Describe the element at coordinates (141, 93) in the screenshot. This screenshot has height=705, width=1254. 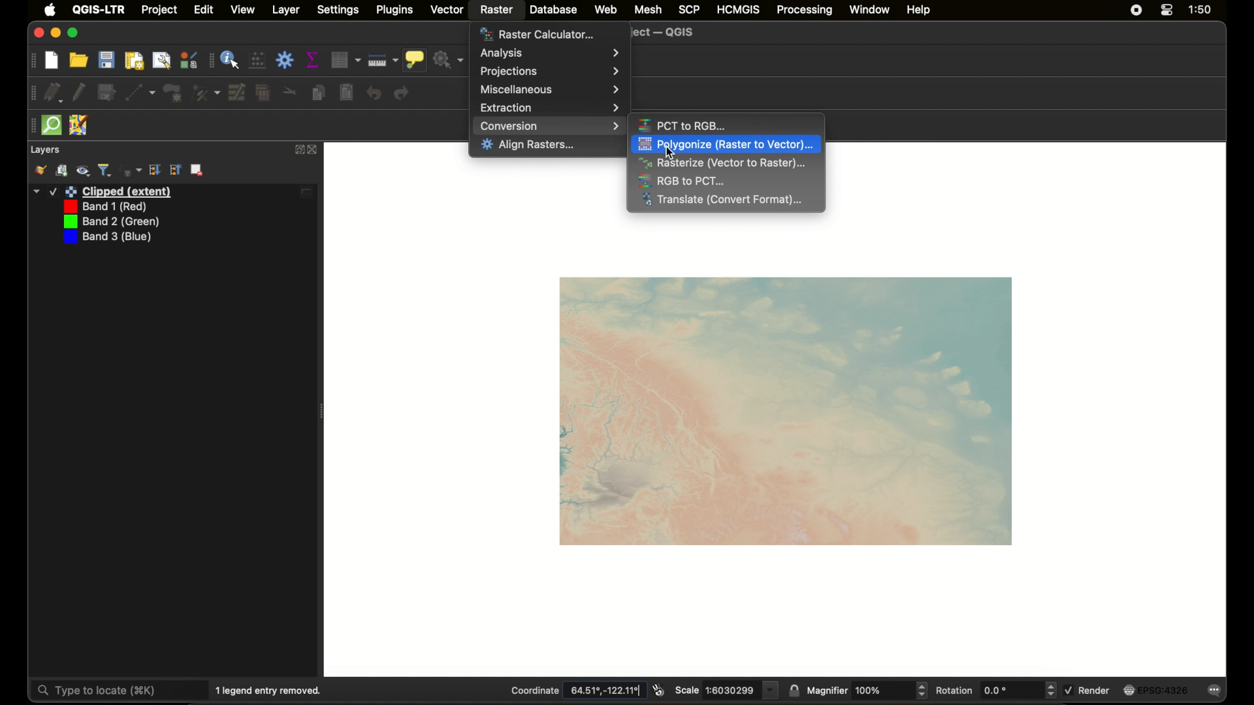
I see `digitize with segment` at that location.